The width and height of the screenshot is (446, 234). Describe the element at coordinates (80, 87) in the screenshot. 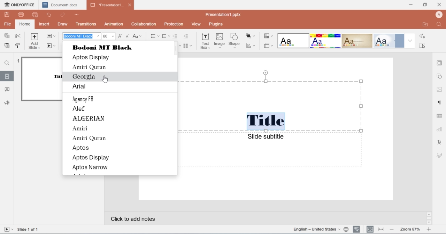

I see `Arial` at that location.